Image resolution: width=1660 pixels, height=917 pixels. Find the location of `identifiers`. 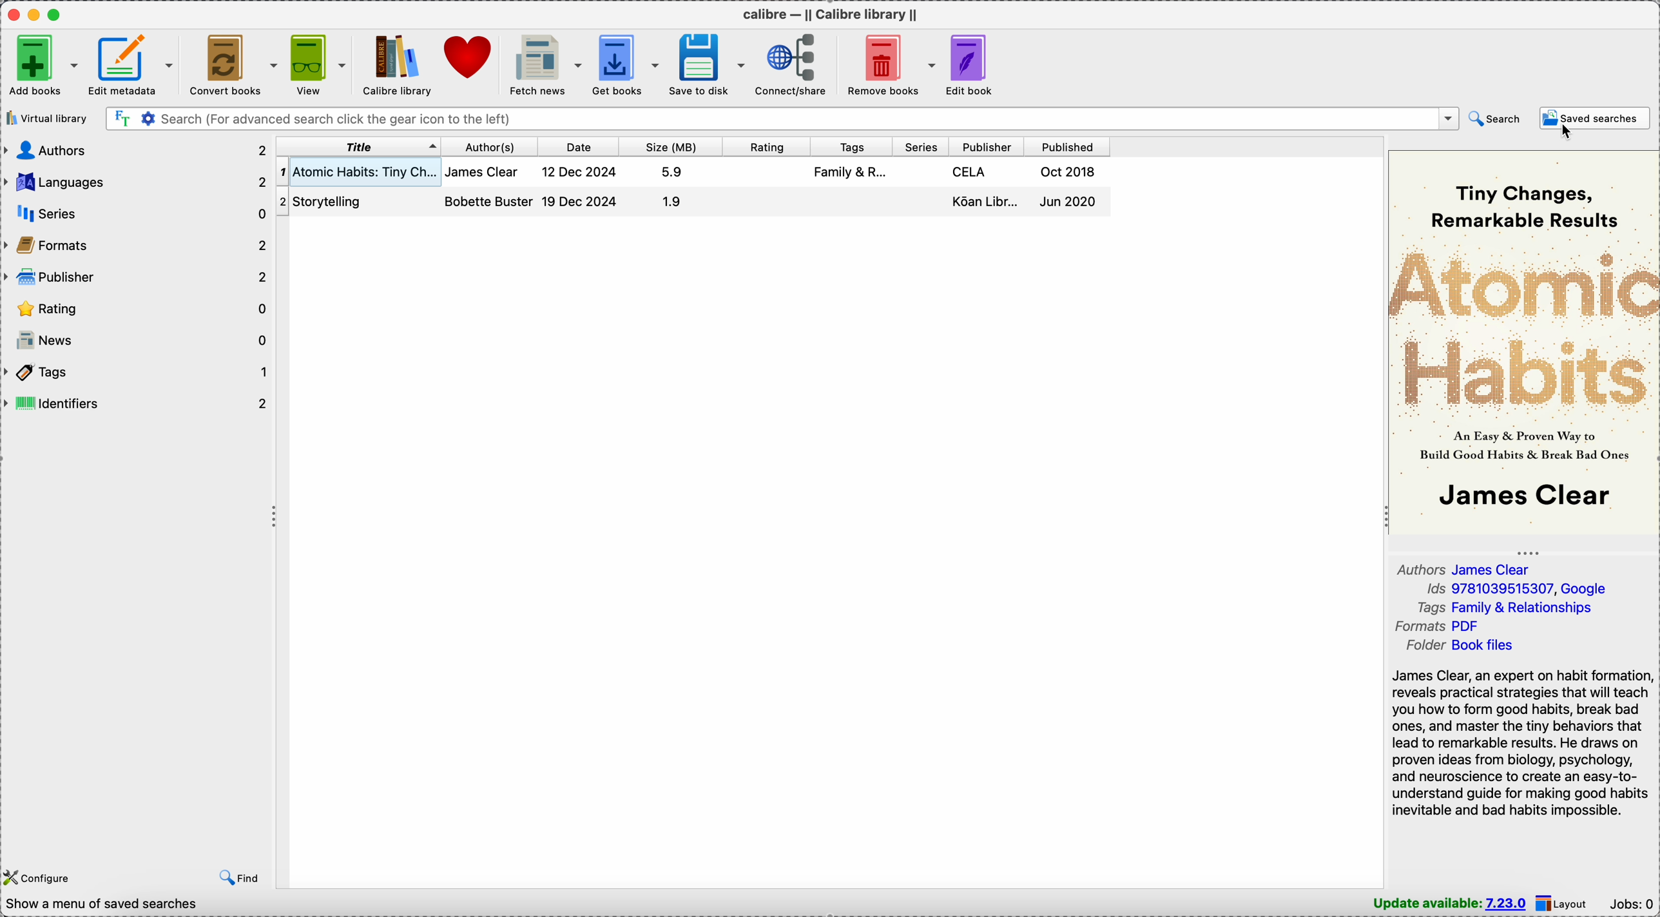

identifiers is located at coordinates (137, 403).